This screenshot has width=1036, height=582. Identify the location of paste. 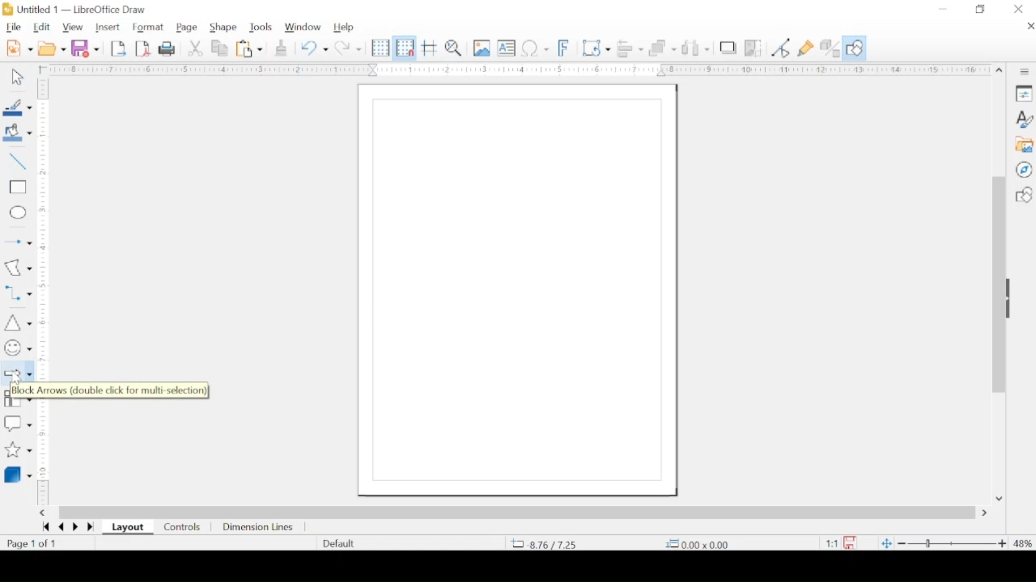
(249, 48).